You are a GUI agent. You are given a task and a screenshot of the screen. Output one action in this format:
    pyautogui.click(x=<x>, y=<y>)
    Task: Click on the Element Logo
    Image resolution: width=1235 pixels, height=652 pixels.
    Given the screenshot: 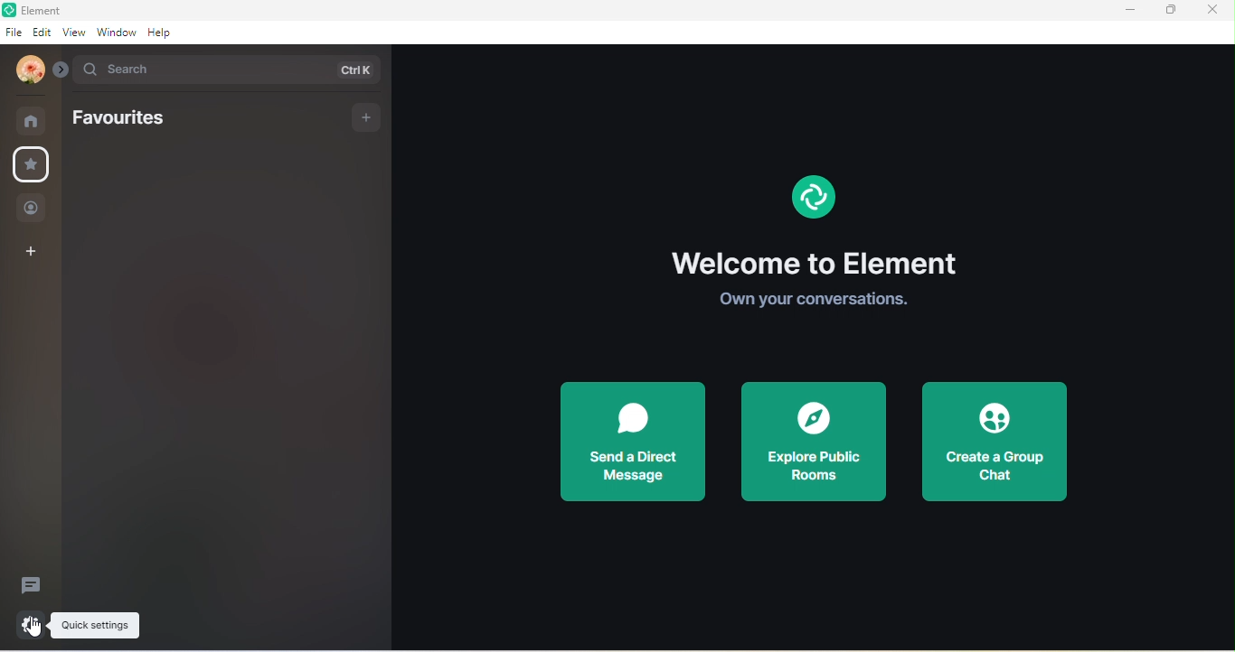 What is the action you would take?
    pyautogui.click(x=825, y=198)
    